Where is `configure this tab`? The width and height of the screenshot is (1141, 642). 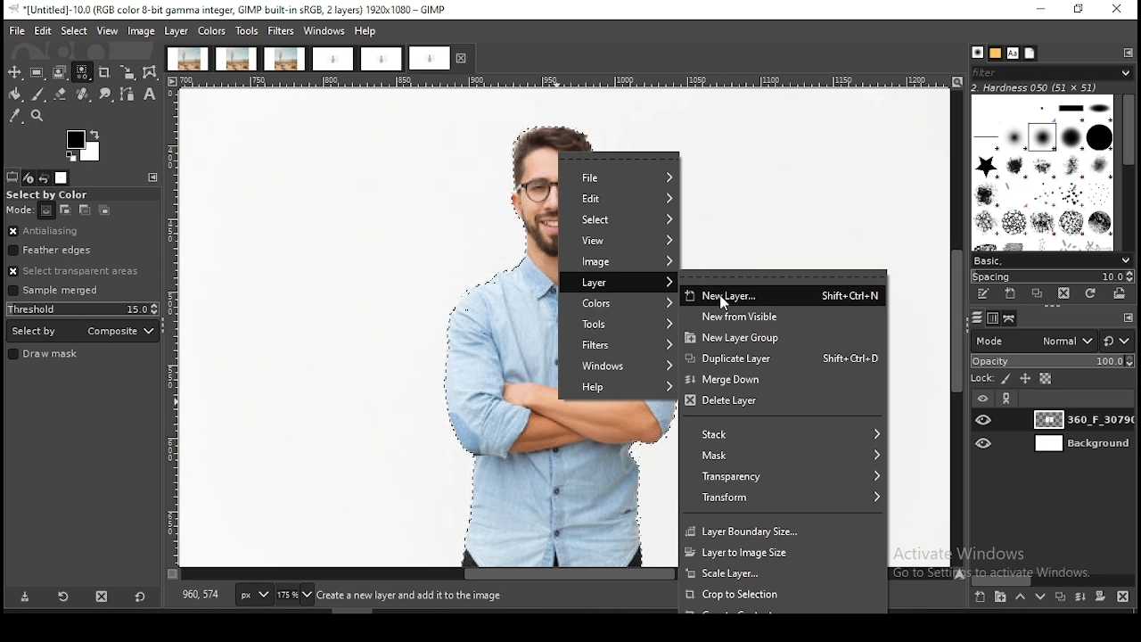
configure this tab is located at coordinates (1127, 317).